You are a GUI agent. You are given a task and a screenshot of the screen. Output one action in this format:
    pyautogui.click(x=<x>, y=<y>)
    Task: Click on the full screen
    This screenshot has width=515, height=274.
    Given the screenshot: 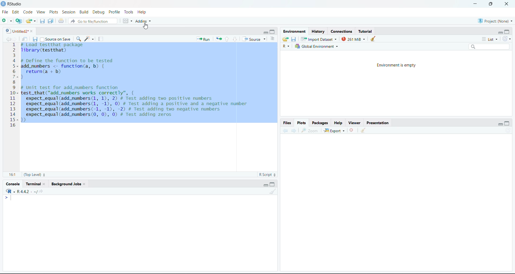 What is the action you would take?
    pyautogui.click(x=491, y=4)
    